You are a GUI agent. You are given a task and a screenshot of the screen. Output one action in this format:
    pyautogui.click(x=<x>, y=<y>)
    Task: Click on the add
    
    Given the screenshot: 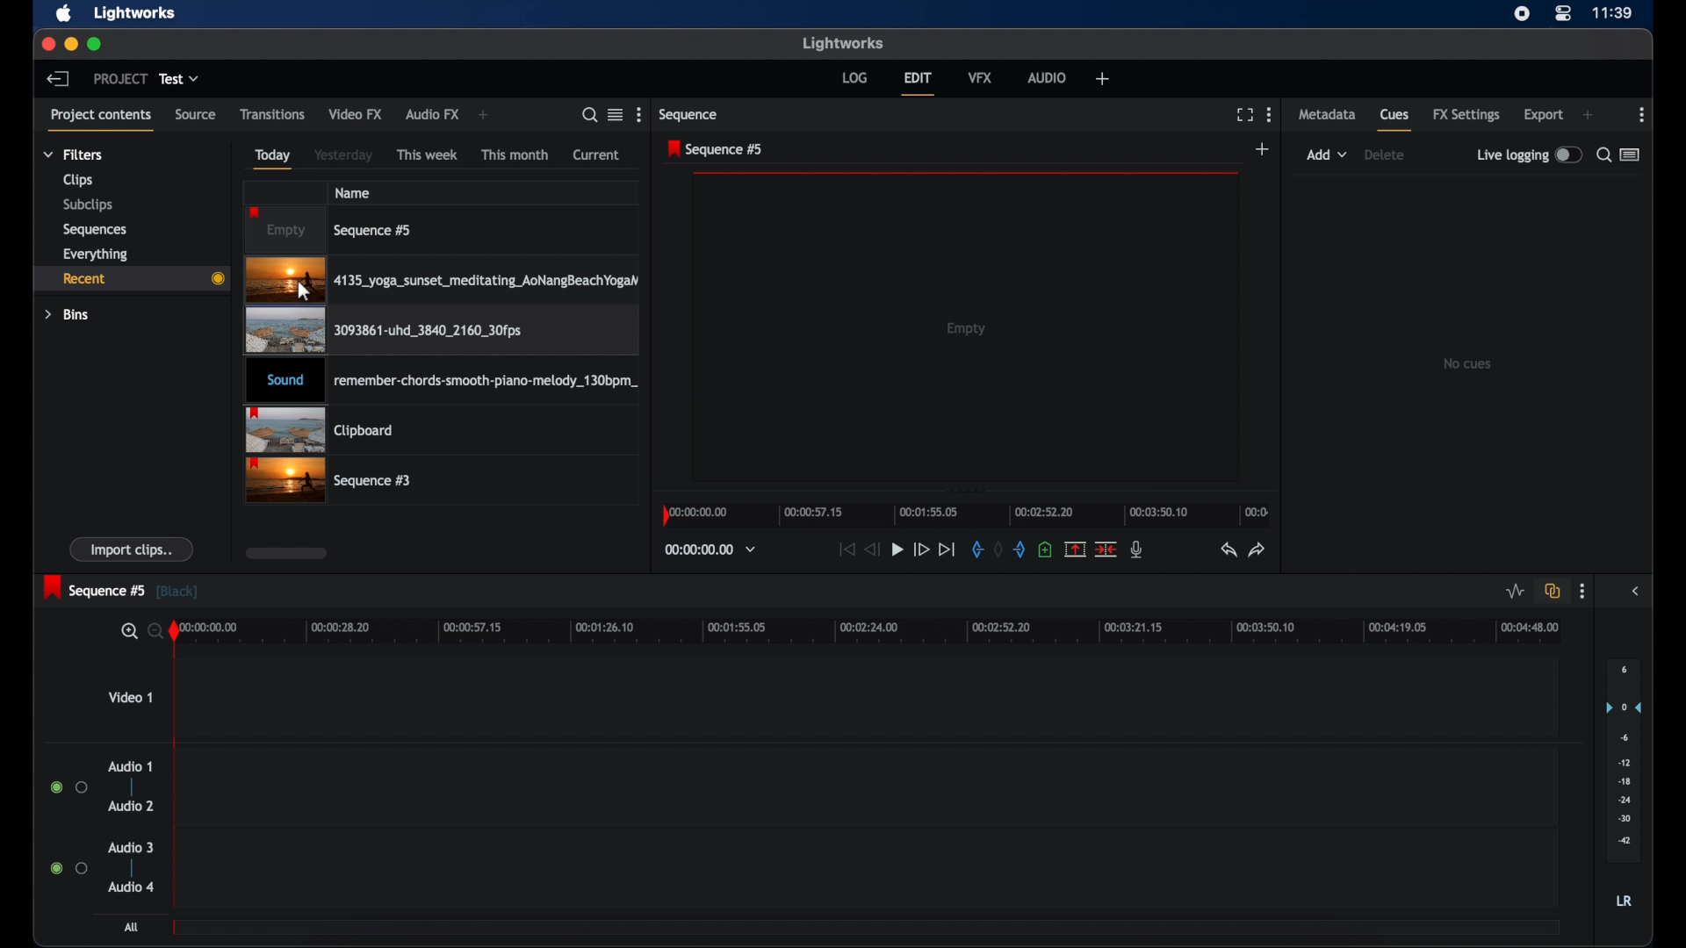 What is the action you would take?
    pyautogui.click(x=1588, y=115)
    